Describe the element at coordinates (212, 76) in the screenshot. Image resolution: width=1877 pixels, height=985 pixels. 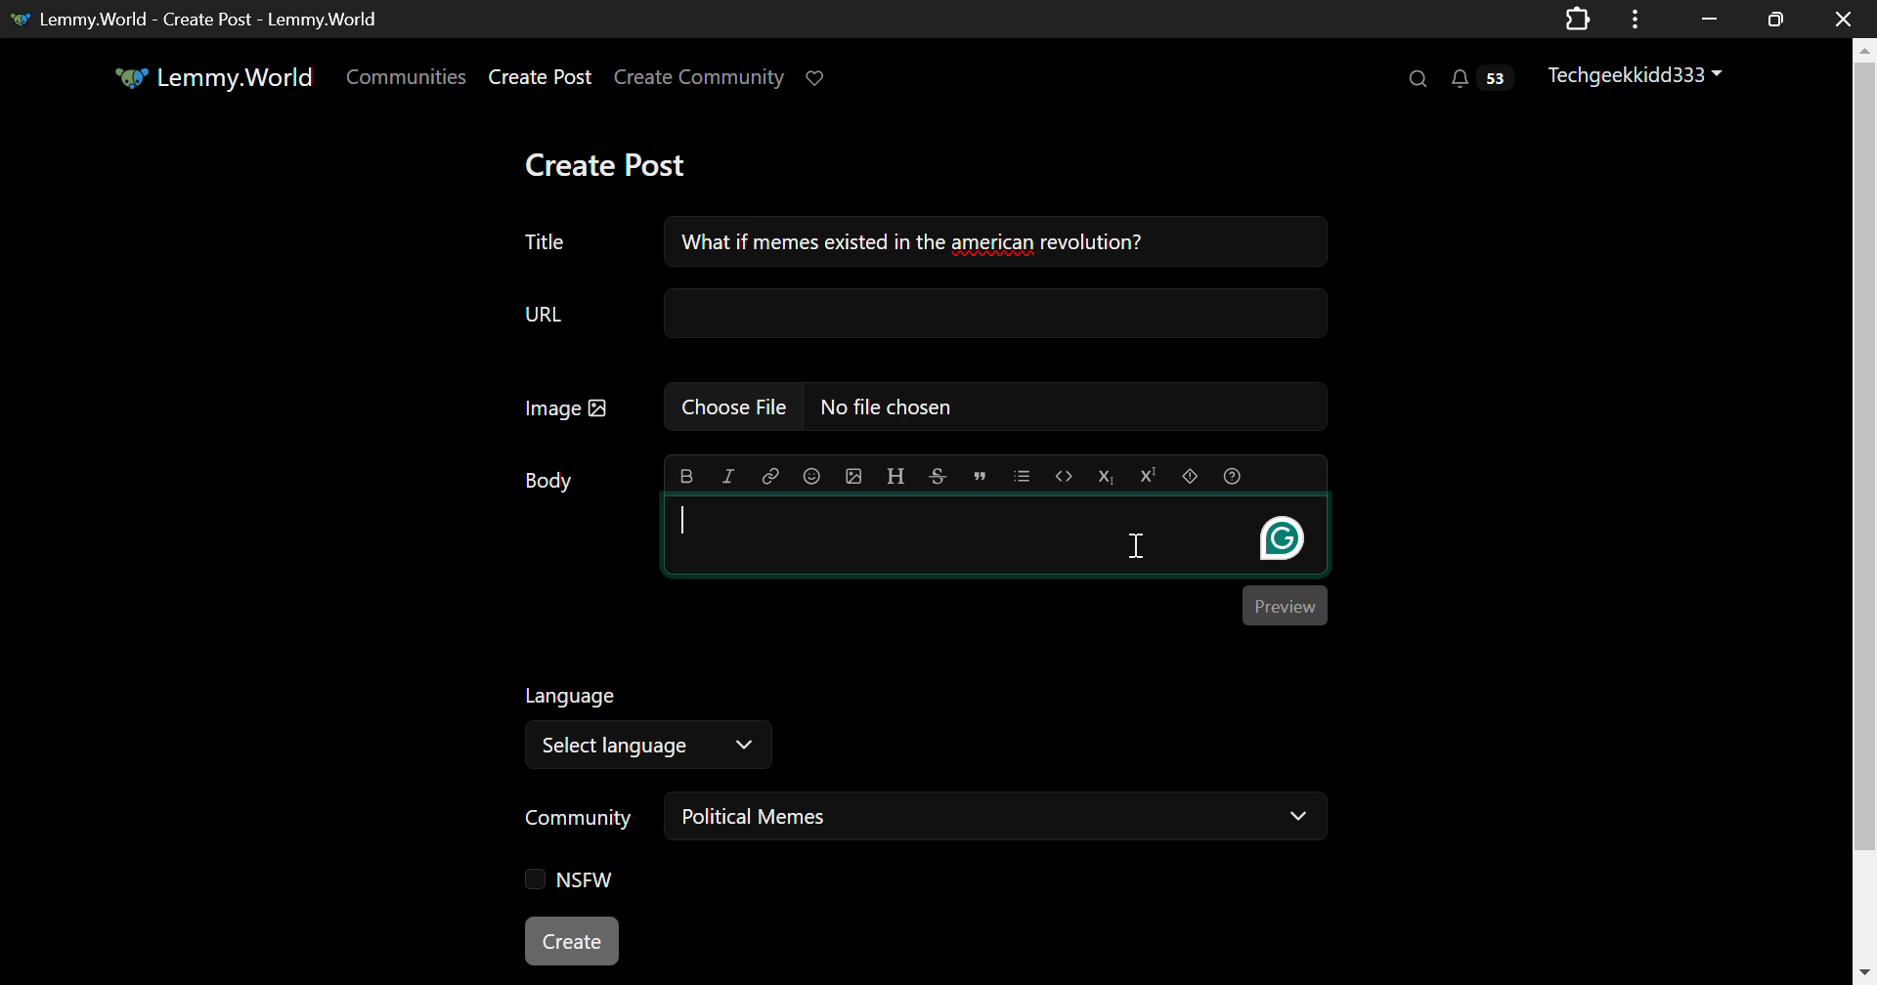
I see `Lemmy.World` at that location.